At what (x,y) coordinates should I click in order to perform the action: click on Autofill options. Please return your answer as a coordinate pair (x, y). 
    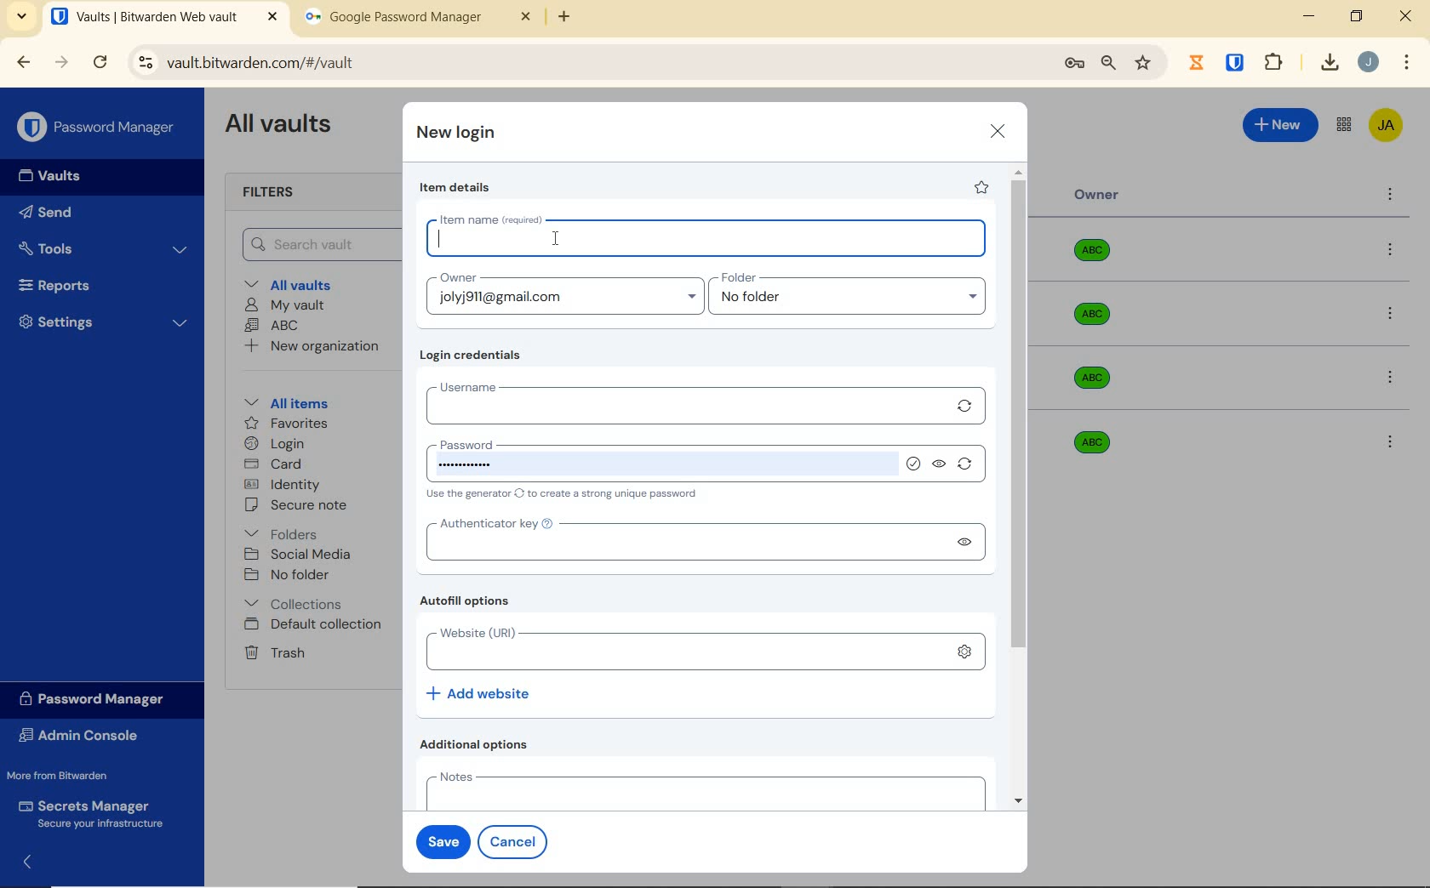
    Looking at the image, I should click on (469, 602).